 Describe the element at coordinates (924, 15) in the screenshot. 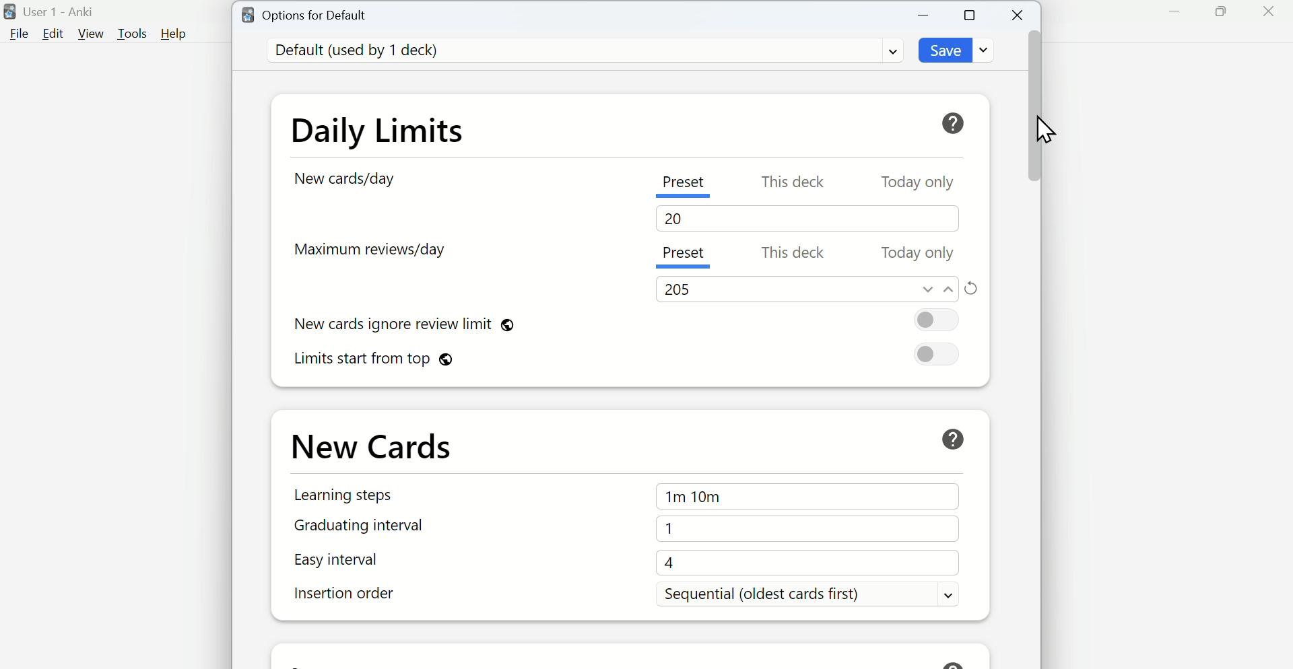

I see `Minimize` at that location.